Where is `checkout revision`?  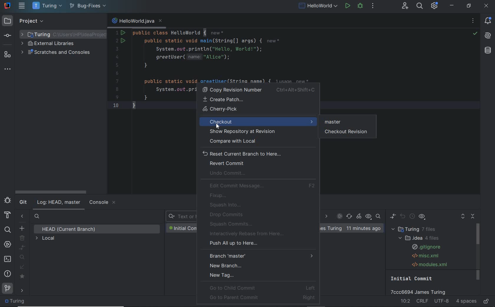
checkout revision is located at coordinates (349, 132).